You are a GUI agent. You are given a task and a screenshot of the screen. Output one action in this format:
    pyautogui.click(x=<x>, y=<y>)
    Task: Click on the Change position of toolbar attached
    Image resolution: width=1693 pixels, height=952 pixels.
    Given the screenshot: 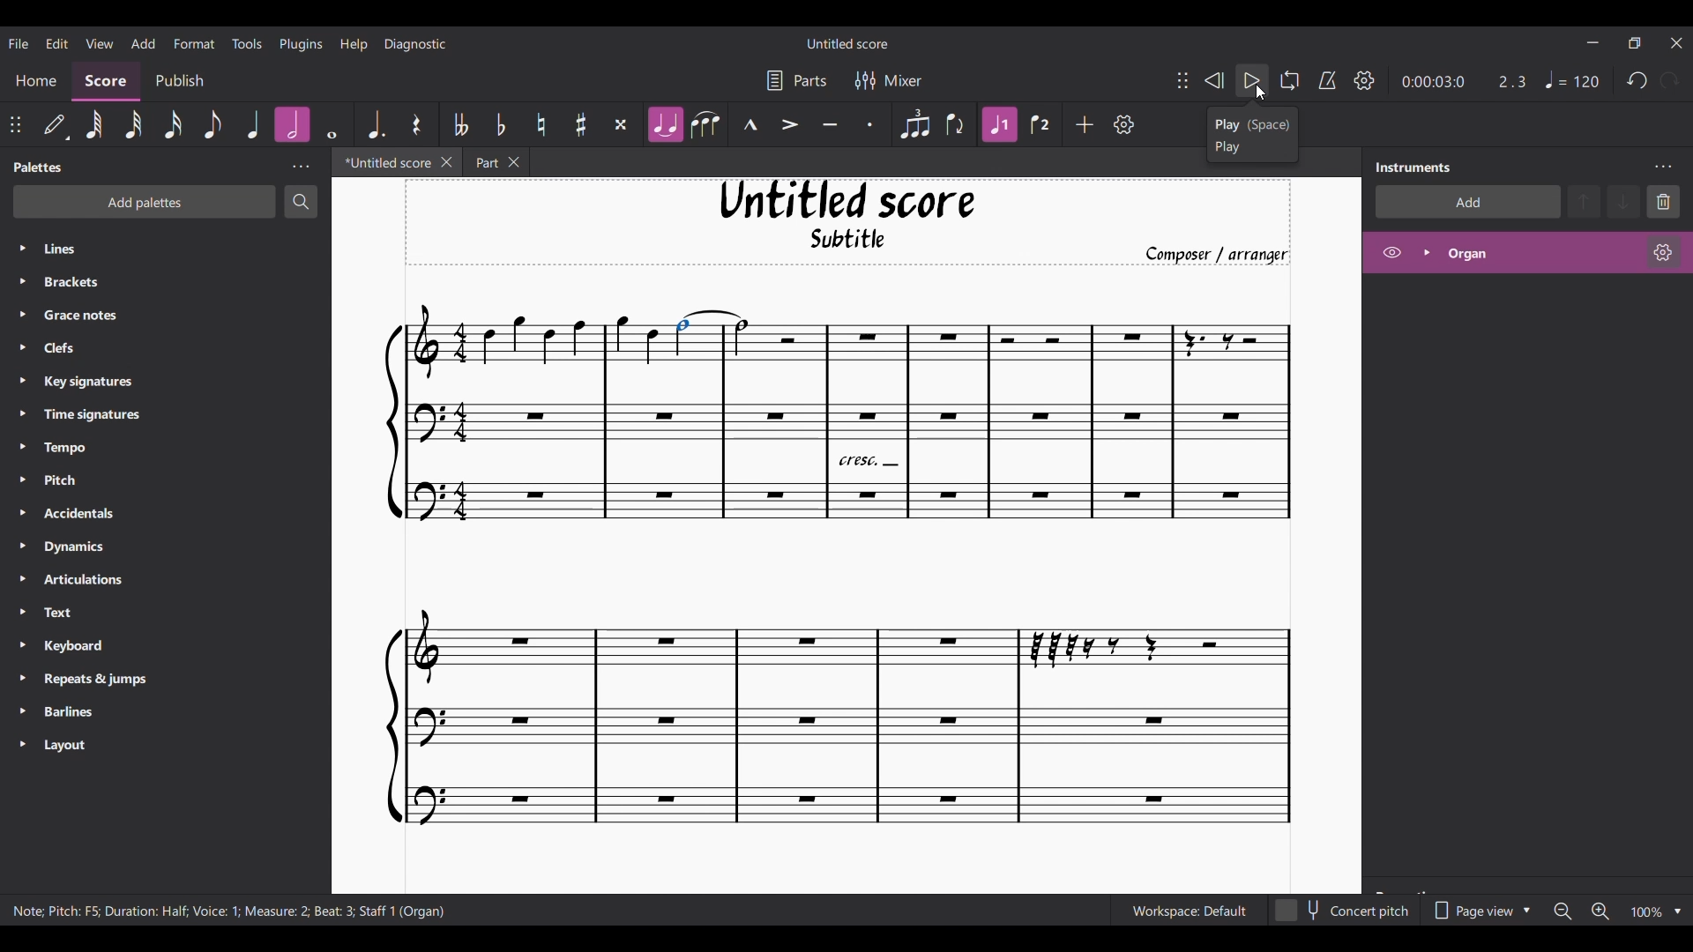 What is the action you would take?
    pyautogui.click(x=15, y=124)
    